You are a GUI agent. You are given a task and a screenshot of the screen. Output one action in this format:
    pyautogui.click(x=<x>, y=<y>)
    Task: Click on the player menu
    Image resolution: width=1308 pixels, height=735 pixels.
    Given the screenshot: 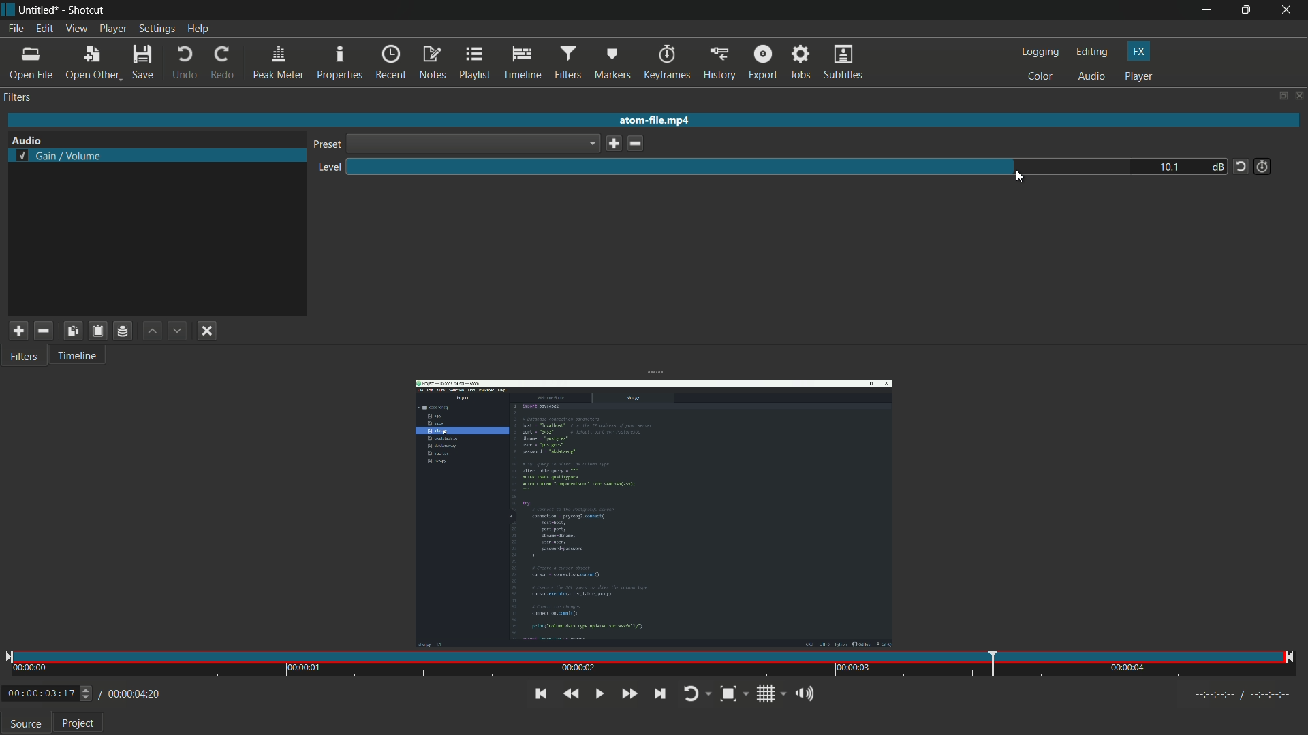 What is the action you would take?
    pyautogui.click(x=113, y=29)
    